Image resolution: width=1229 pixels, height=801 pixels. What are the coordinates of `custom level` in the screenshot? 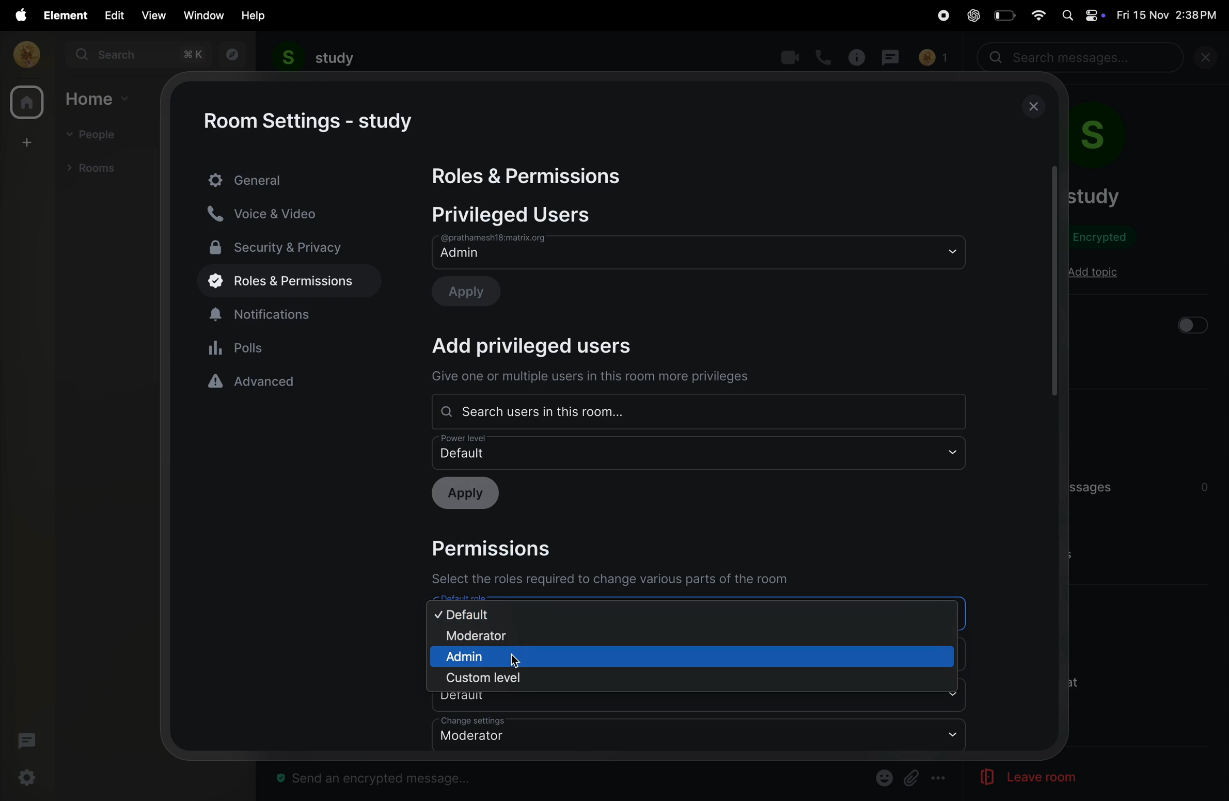 It's located at (486, 678).